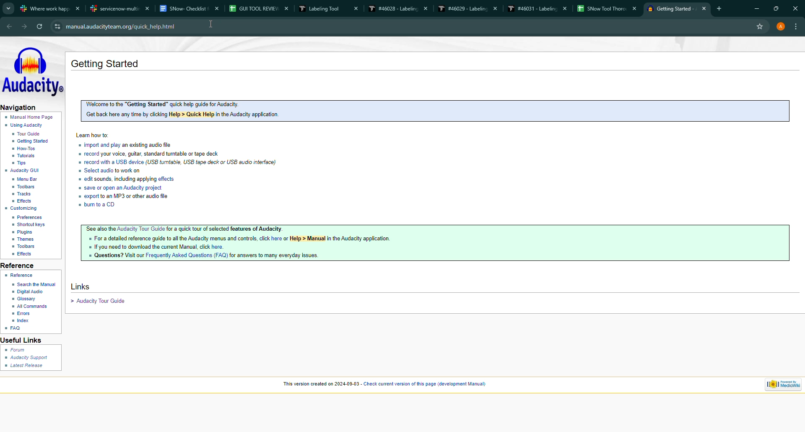 The width and height of the screenshot is (805, 432). Describe the element at coordinates (181, 109) in the screenshot. I see `Welcome to the "Getting Started” quick help guide for Audacity.
Get back here any time by clicking Help > Quick Help in the Audacity application.` at that location.